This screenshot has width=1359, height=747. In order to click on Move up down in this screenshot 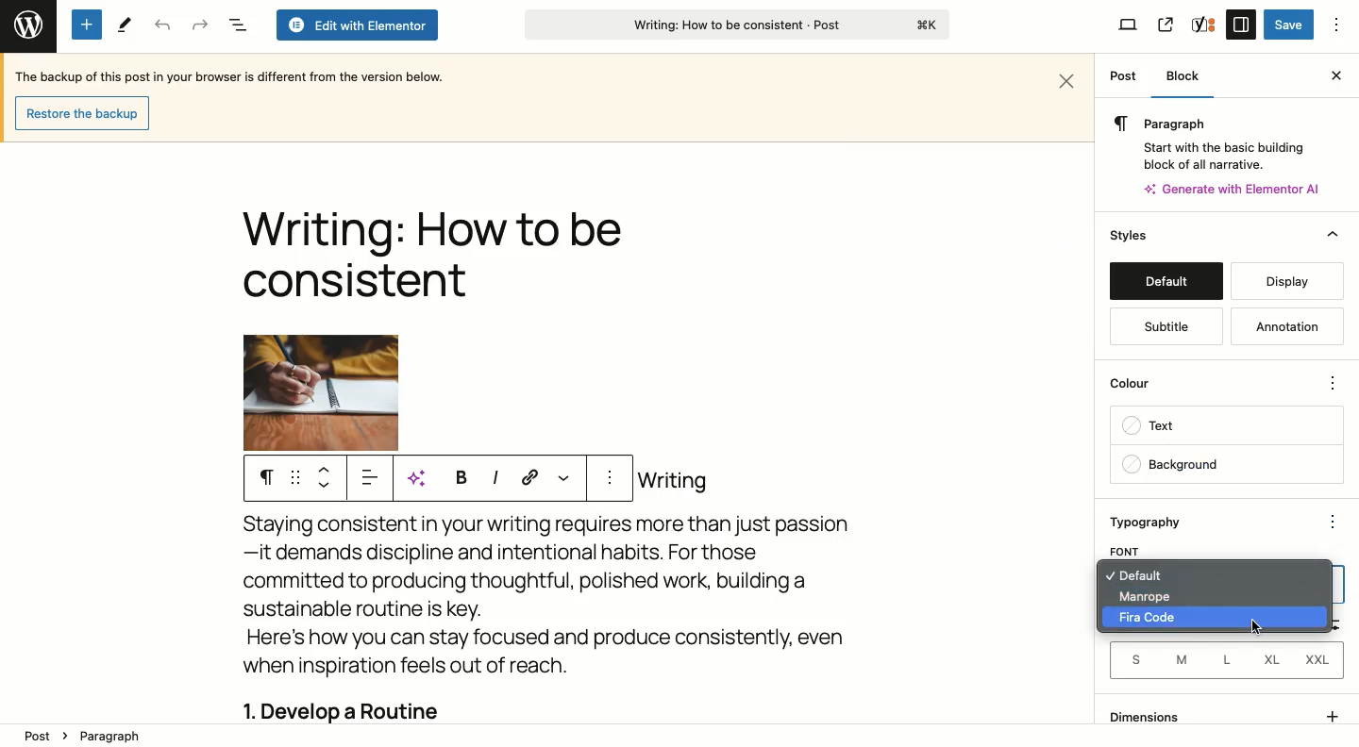, I will do `click(328, 477)`.